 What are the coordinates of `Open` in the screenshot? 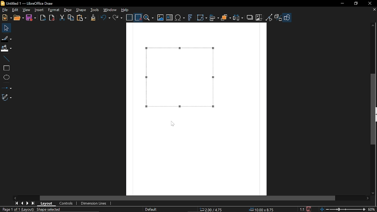 It's located at (18, 18).